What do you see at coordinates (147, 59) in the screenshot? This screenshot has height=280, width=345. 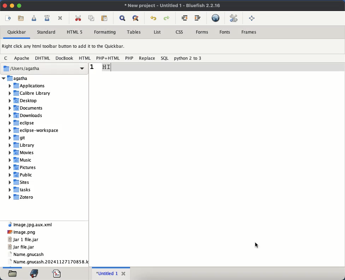 I see `replace` at bounding box center [147, 59].